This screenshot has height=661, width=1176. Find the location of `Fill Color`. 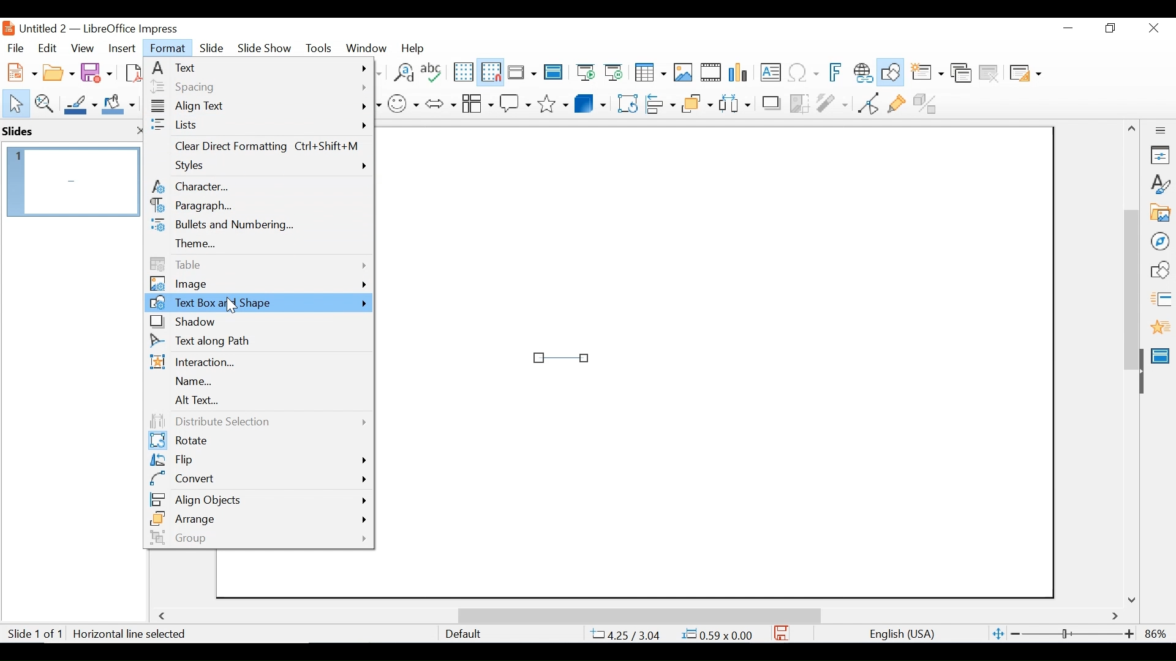

Fill Color is located at coordinates (119, 104).